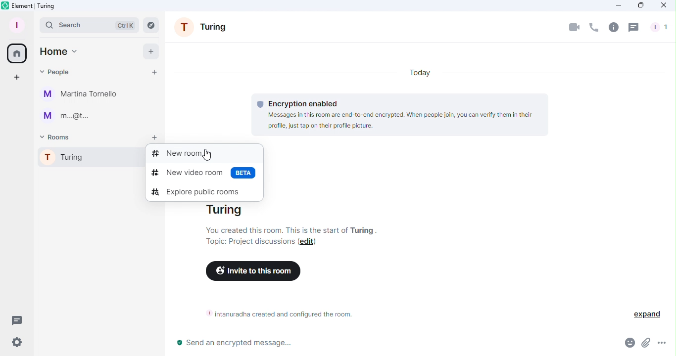 The height and width of the screenshot is (356, 676). I want to click on Element icon, so click(34, 6).